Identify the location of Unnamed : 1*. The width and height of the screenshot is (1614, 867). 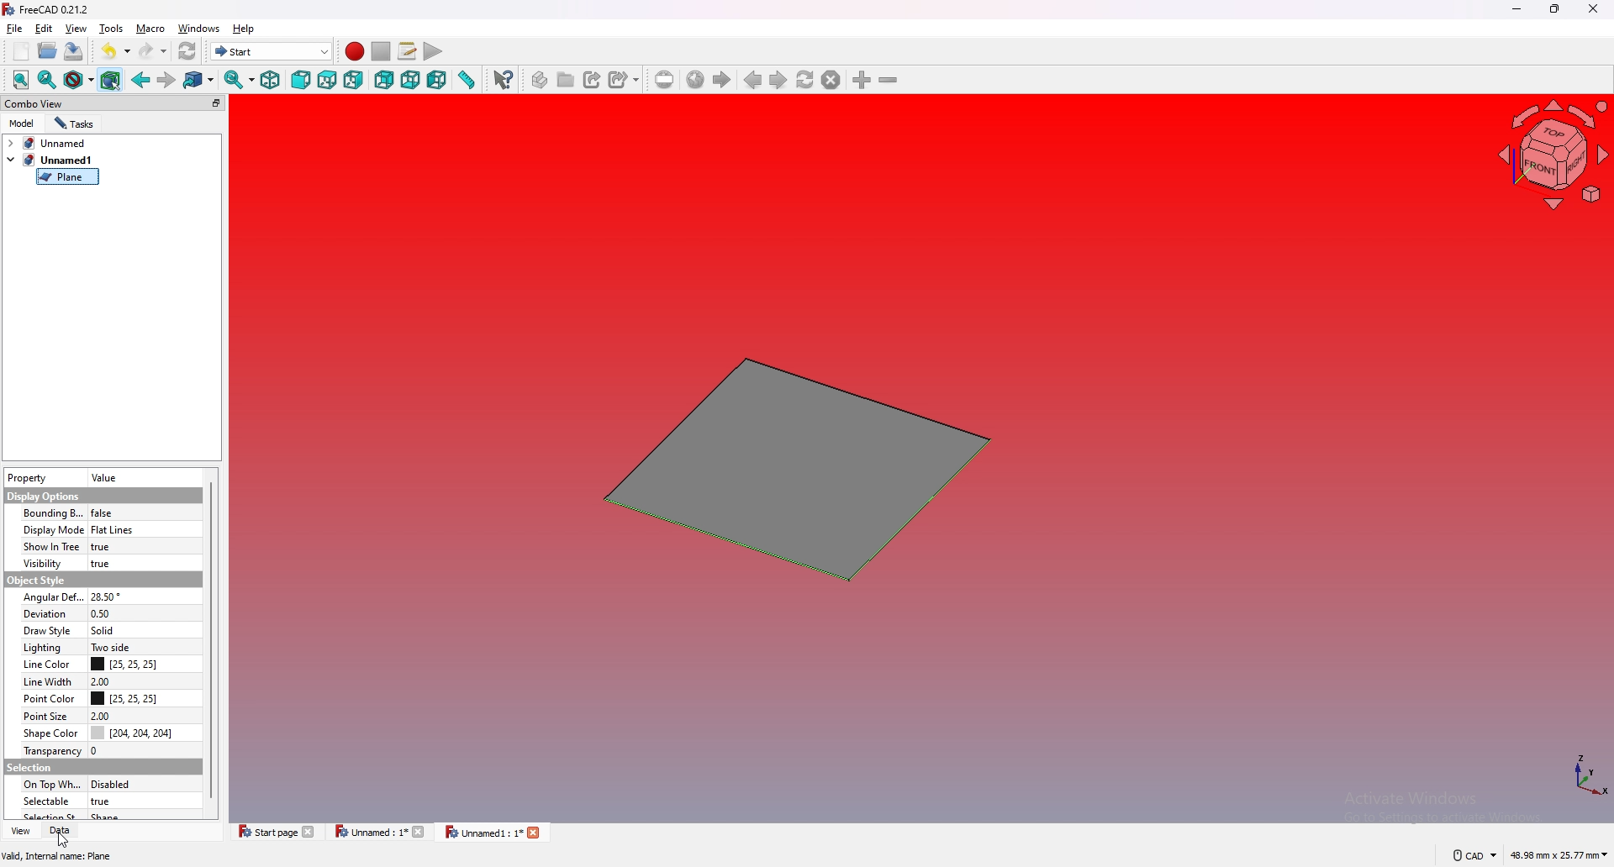
(380, 832).